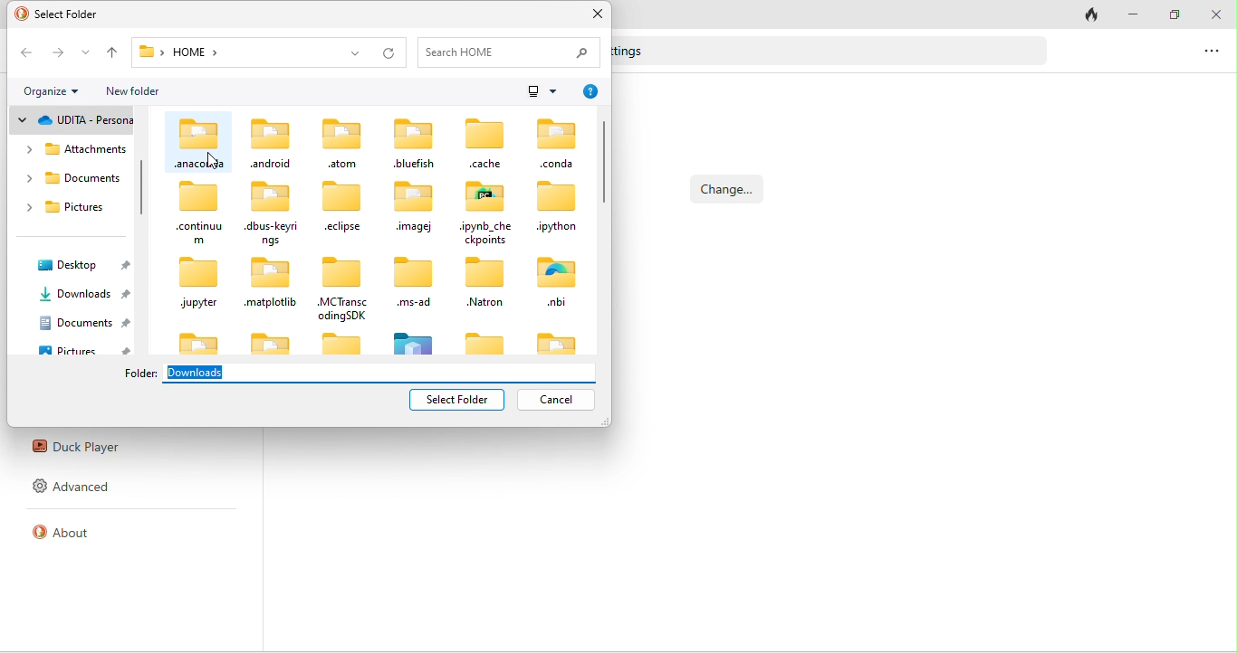 This screenshot has width=1237, height=653. Describe the element at coordinates (67, 209) in the screenshot. I see `pictures` at that location.